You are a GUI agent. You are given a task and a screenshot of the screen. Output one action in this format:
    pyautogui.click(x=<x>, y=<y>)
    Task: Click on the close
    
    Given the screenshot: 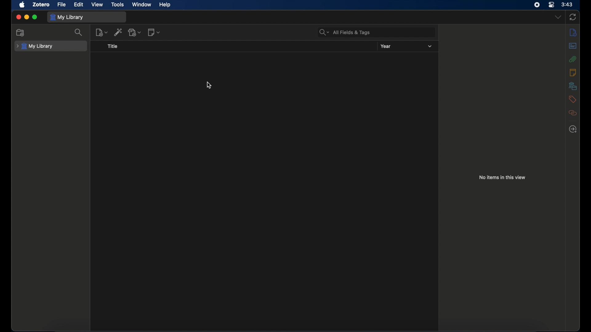 What is the action you would take?
    pyautogui.click(x=19, y=18)
    